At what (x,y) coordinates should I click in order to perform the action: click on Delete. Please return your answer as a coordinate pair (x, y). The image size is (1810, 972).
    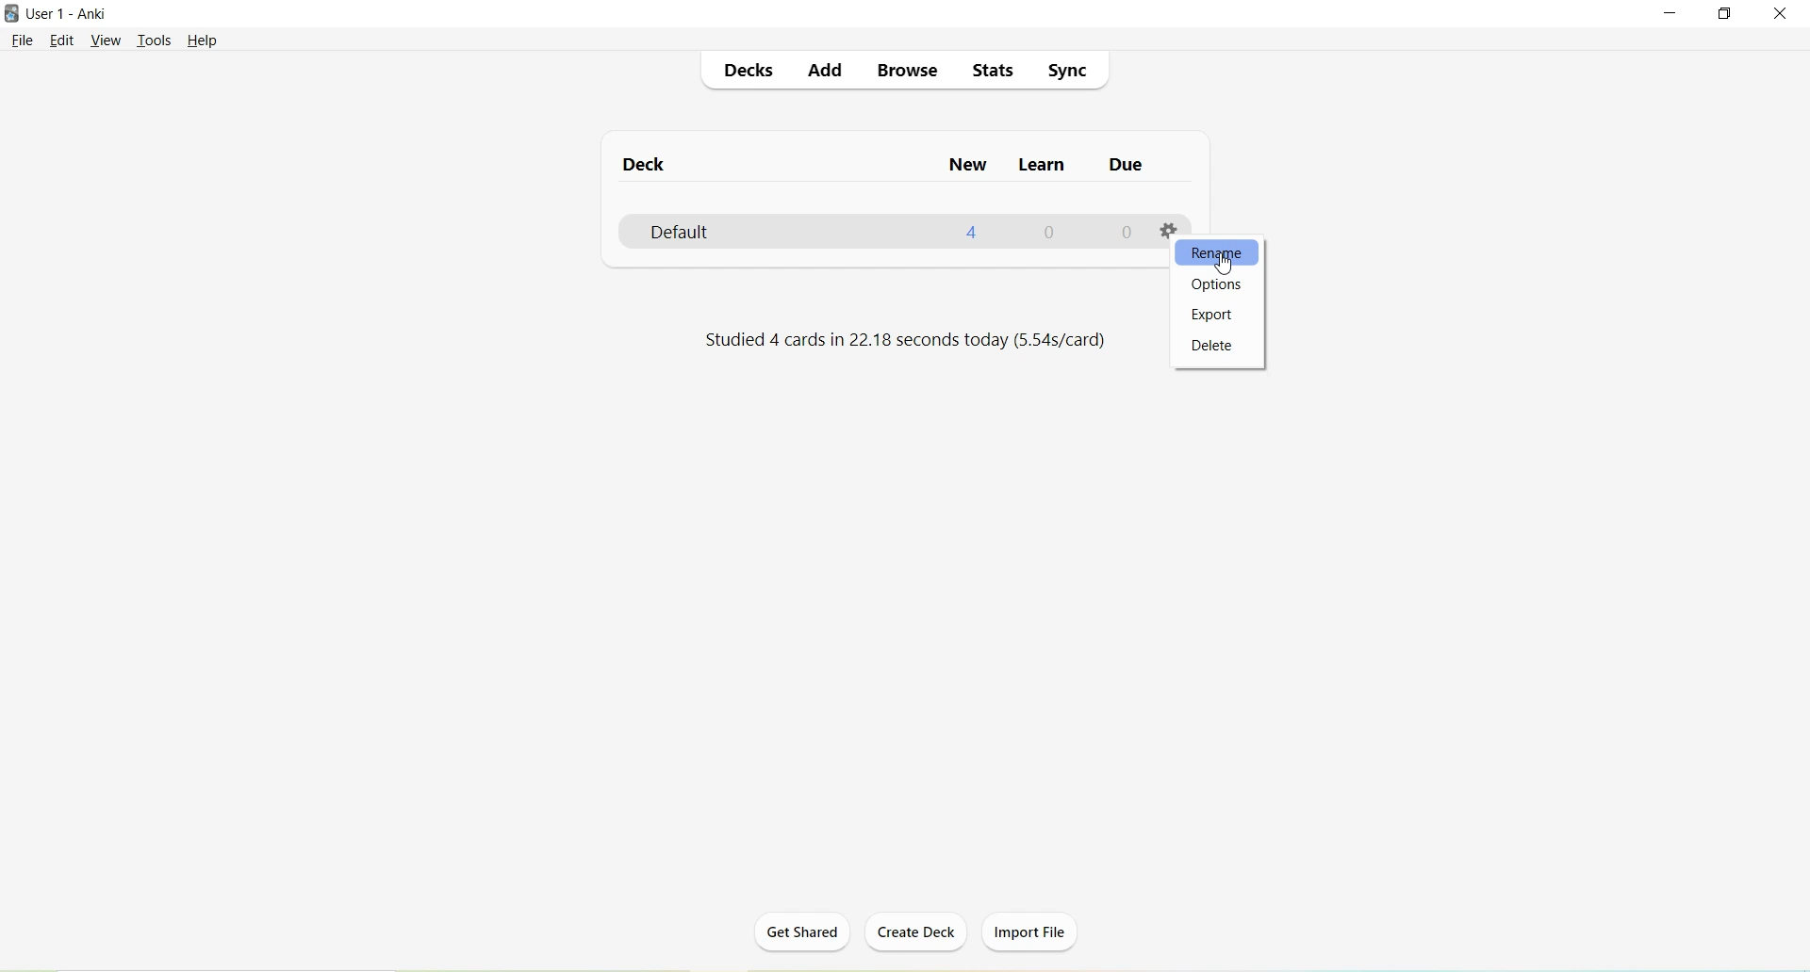
    Looking at the image, I should click on (1217, 347).